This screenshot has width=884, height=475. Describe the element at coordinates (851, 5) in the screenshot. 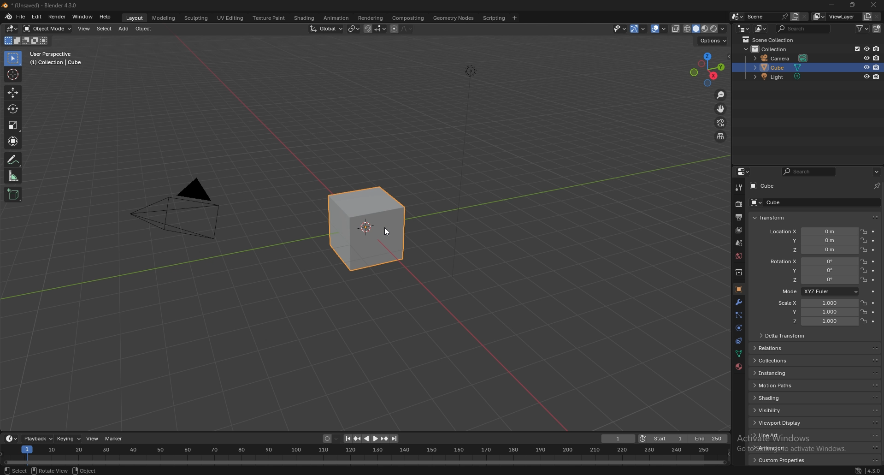

I see `resize` at that location.